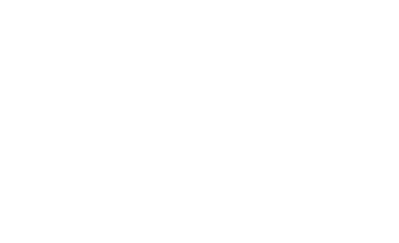 The height and width of the screenshot is (243, 399). I want to click on Add, so click(85, 230).